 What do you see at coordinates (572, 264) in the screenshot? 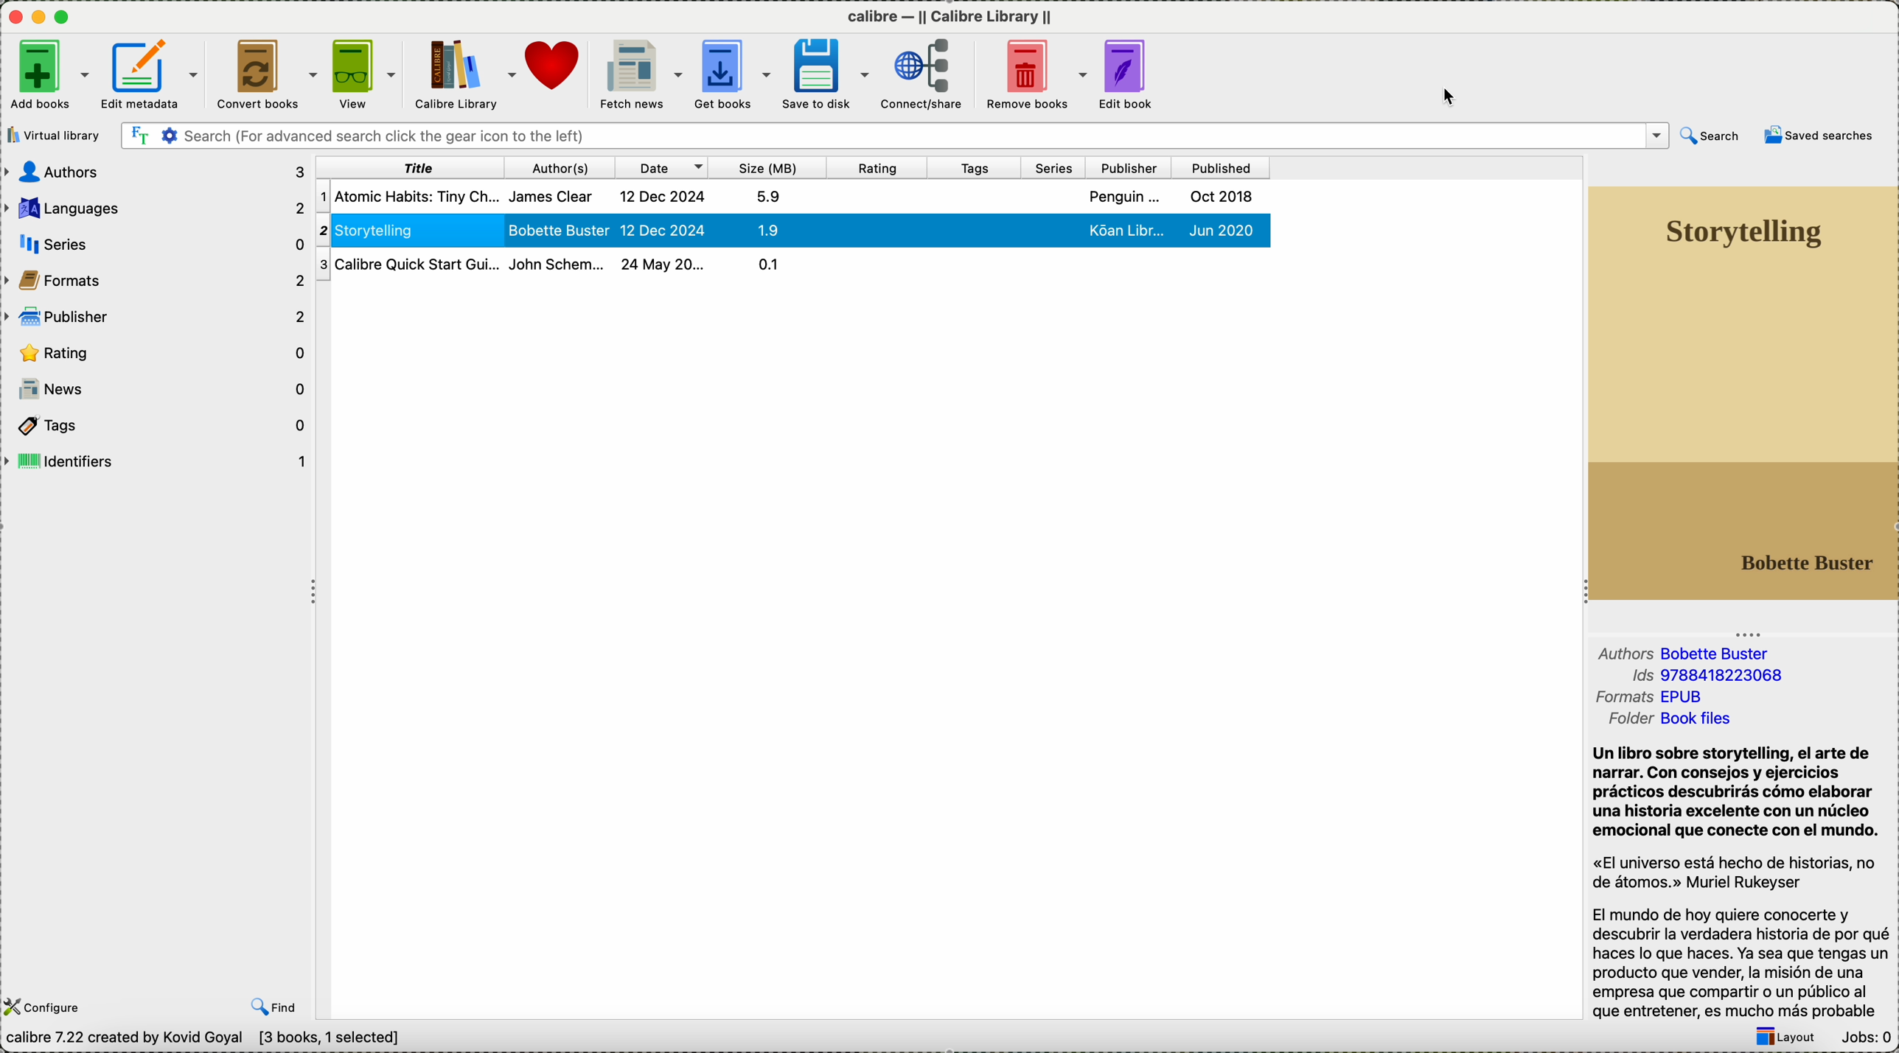
I see `calibre quick start guide` at bounding box center [572, 264].